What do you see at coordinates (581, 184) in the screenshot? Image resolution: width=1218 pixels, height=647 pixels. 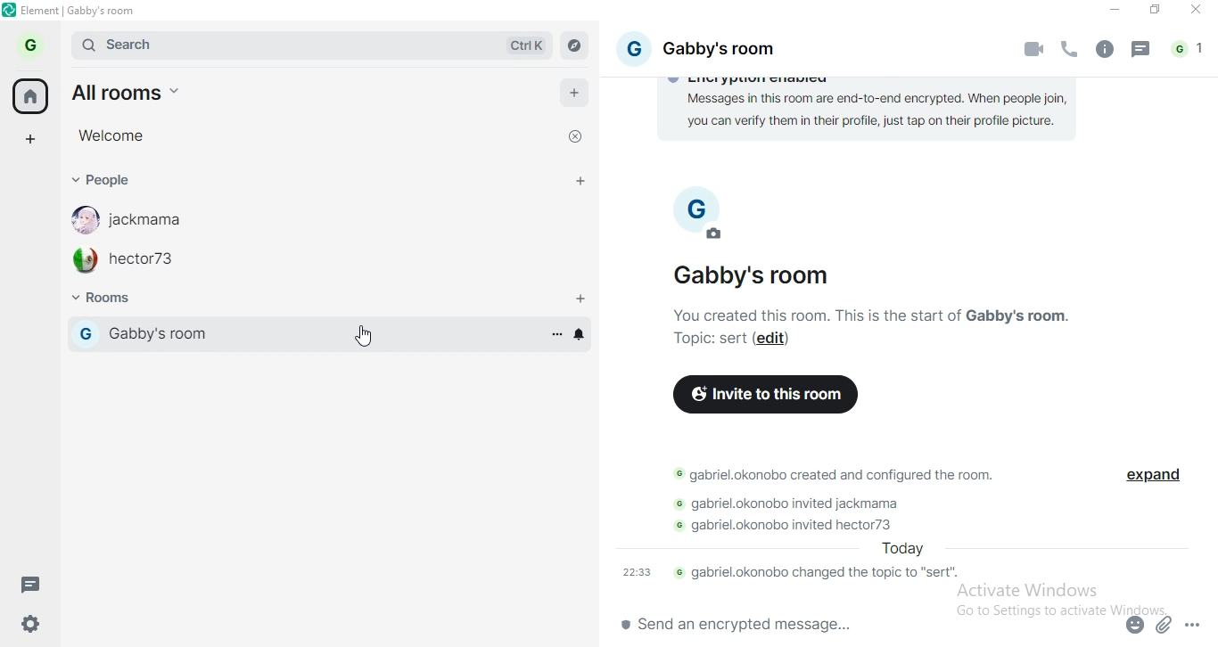 I see `add people` at bounding box center [581, 184].